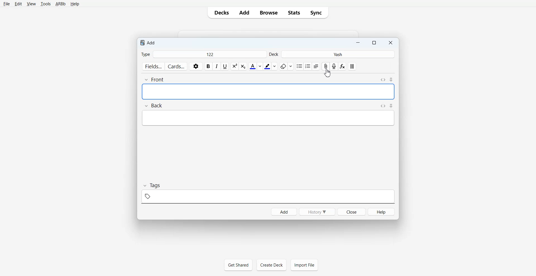  Describe the element at coordinates (286, 66) in the screenshot. I see `Erase Format` at that location.